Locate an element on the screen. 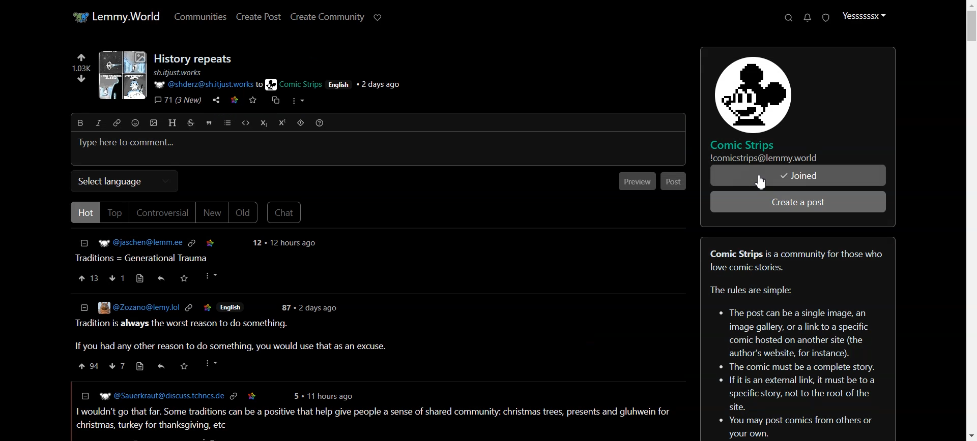  Create Post is located at coordinates (258, 17).